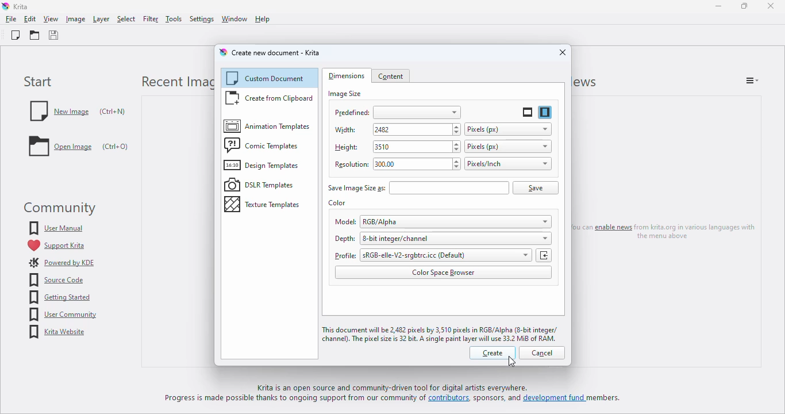 Image resolution: width=785 pixels, height=414 pixels. What do you see at coordinates (263, 145) in the screenshot?
I see `comic templates` at bounding box center [263, 145].